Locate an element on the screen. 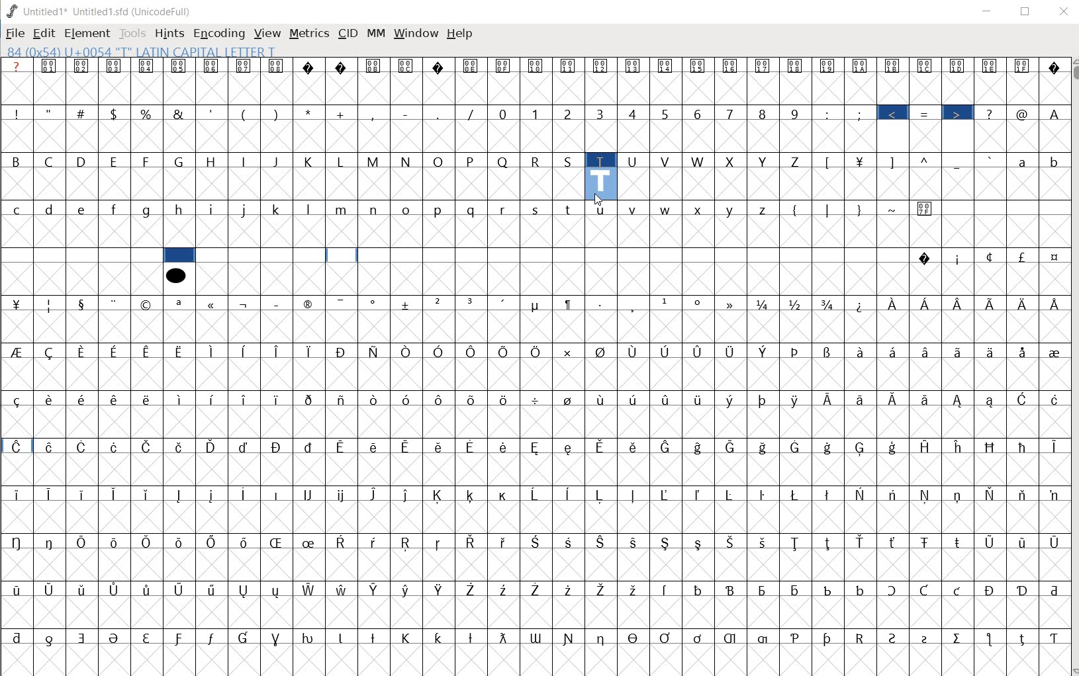 The height and width of the screenshot is (676, 1079). Symbol is located at coordinates (117, 589).